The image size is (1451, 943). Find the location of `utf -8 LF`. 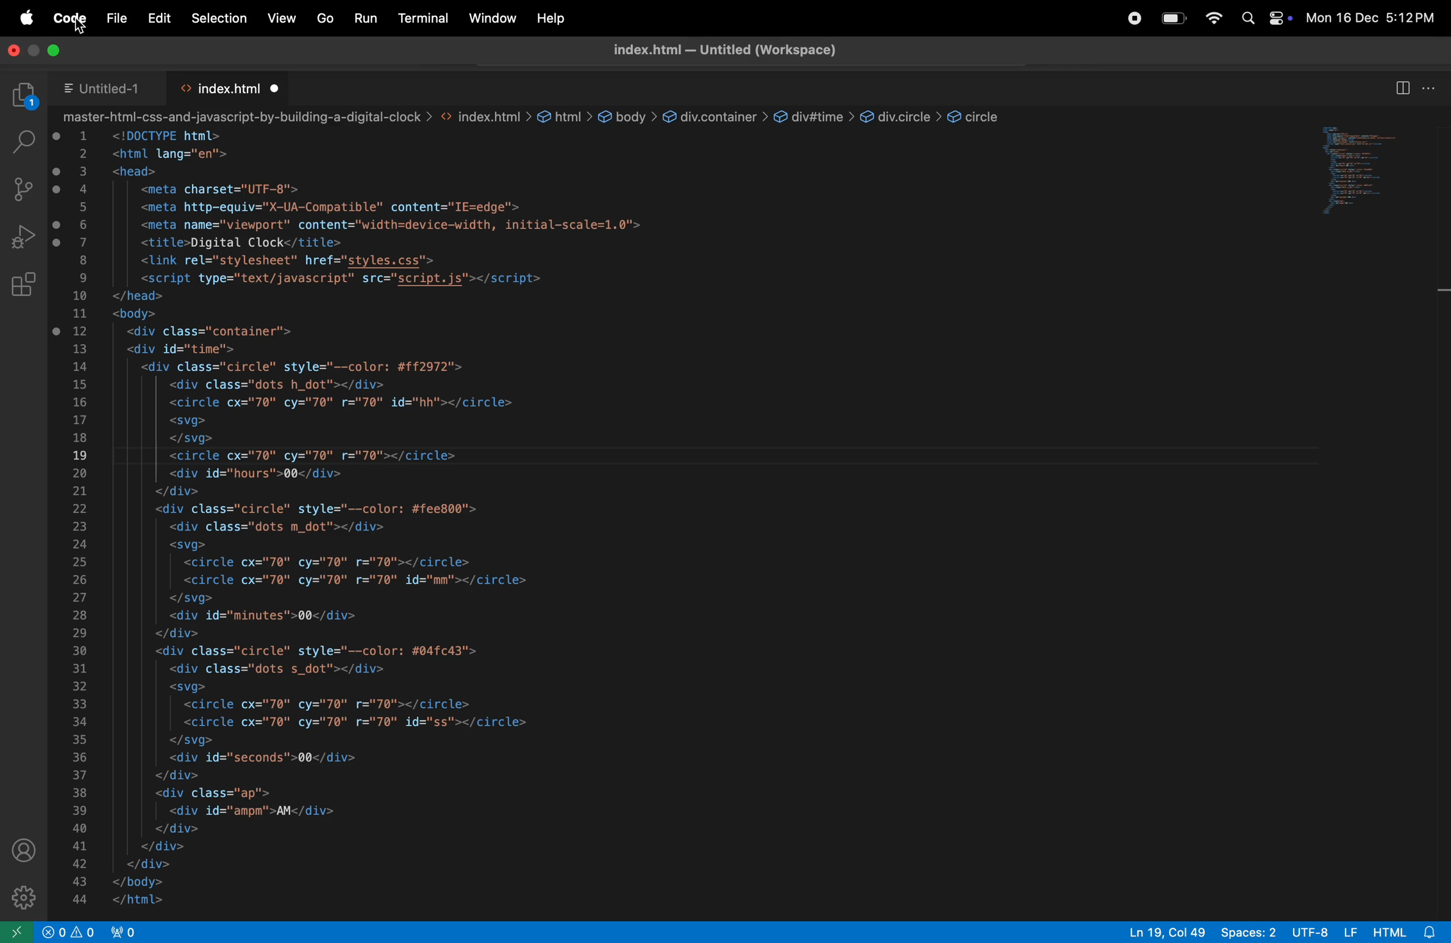

utf -8 LF is located at coordinates (1322, 933).